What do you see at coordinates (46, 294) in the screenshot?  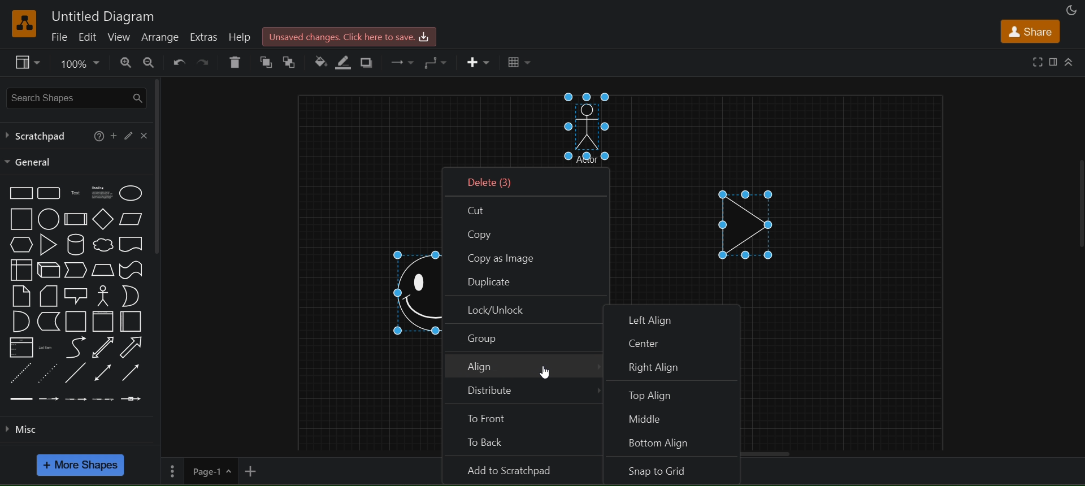 I see `card` at bounding box center [46, 294].